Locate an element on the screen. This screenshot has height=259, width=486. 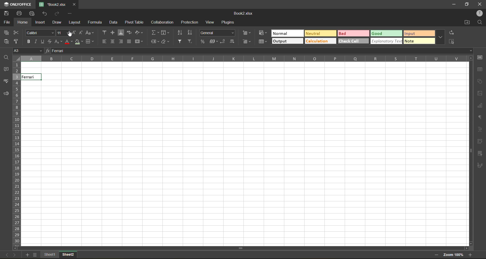
sort descending is located at coordinates (192, 33).